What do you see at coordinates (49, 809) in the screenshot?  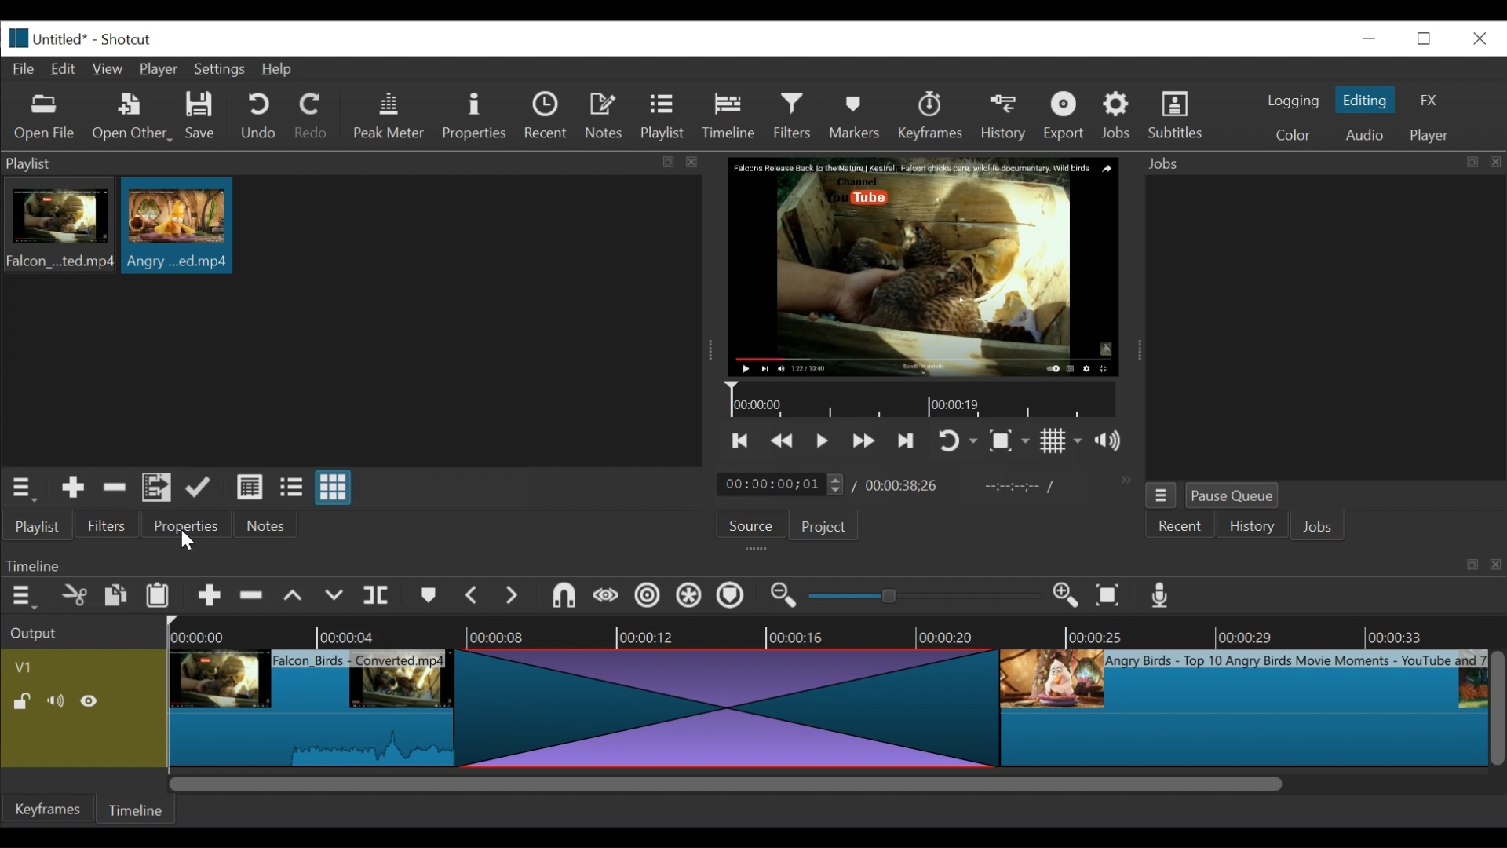 I see `Keyframes` at bounding box center [49, 809].